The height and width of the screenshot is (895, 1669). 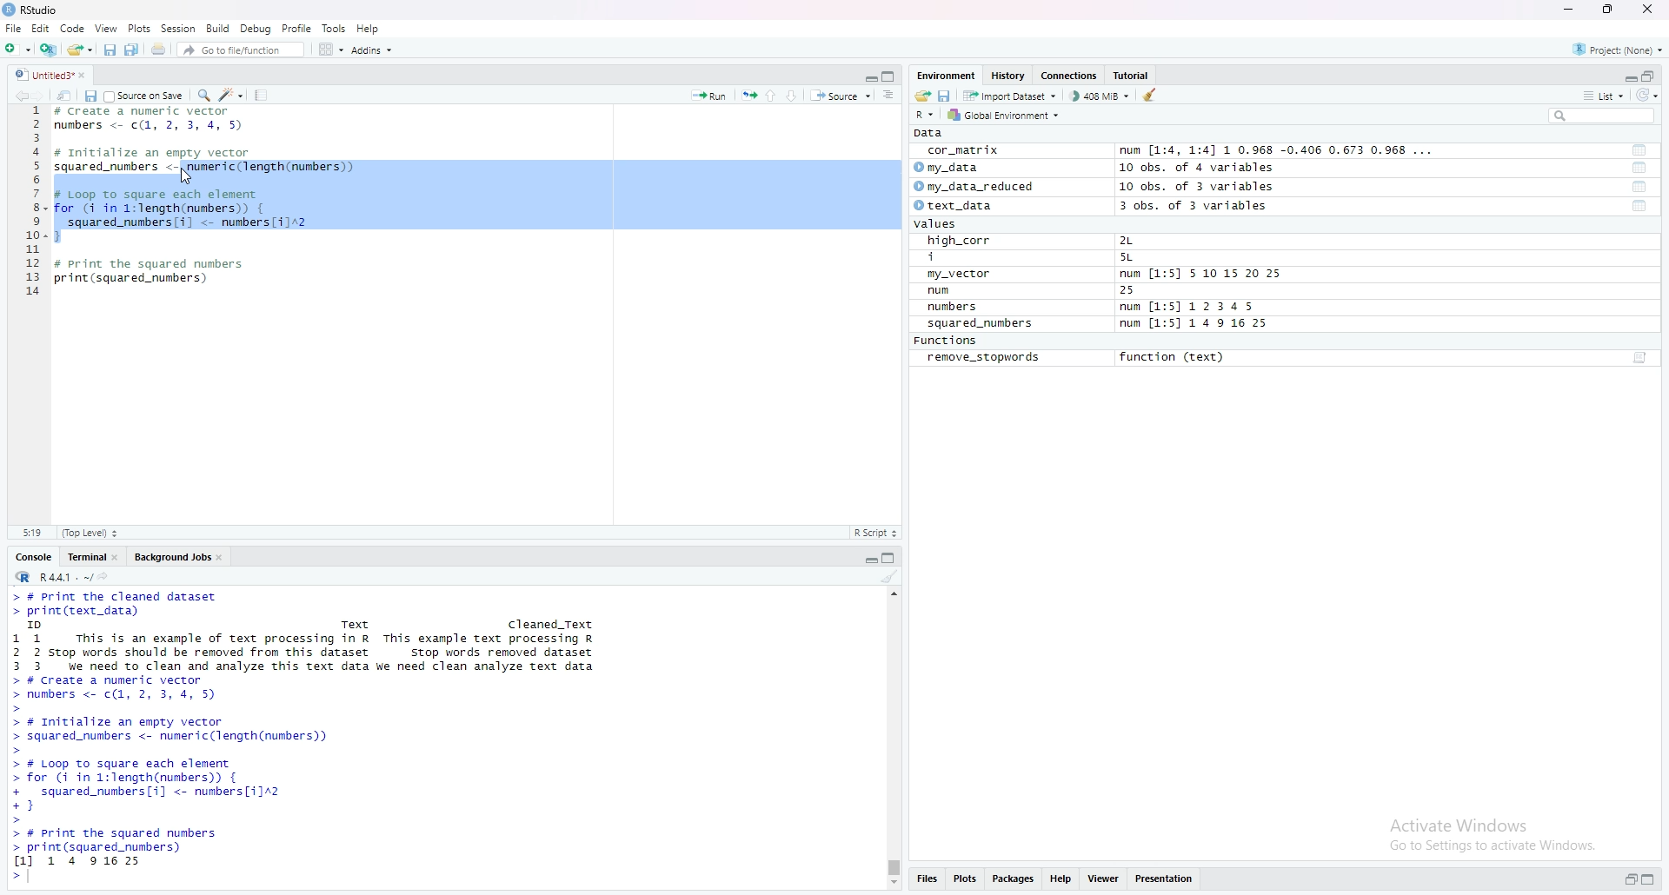 I want to click on Terminal, so click(x=83, y=555).